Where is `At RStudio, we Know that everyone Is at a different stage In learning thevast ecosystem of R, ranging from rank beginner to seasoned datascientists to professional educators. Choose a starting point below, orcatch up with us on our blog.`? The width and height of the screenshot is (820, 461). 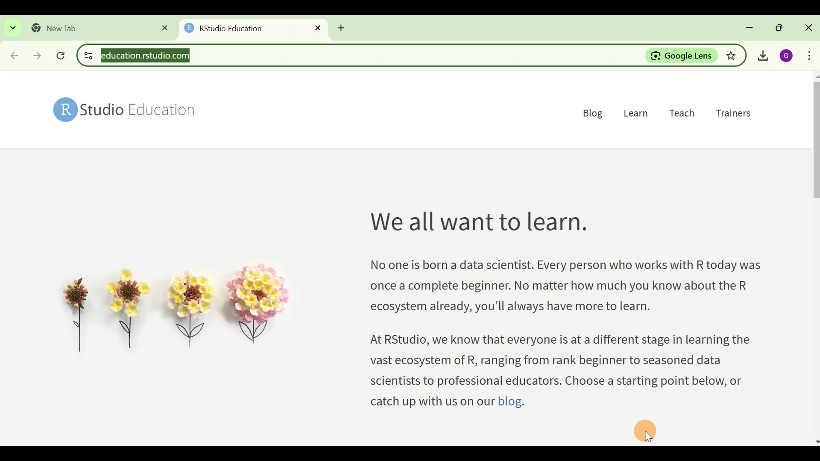 At RStudio, we Know that everyone Is at a different stage In learning thevast ecosystem of R, ranging from rank beginner to seasoned datascientists to professional educators. Choose a starting point below, orcatch up with us on our blog. is located at coordinates (562, 371).